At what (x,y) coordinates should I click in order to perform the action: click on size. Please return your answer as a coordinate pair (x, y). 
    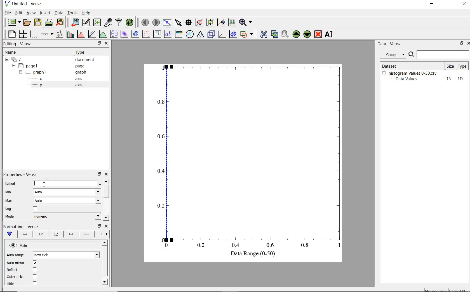
    Looking at the image, I should click on (450, 66).